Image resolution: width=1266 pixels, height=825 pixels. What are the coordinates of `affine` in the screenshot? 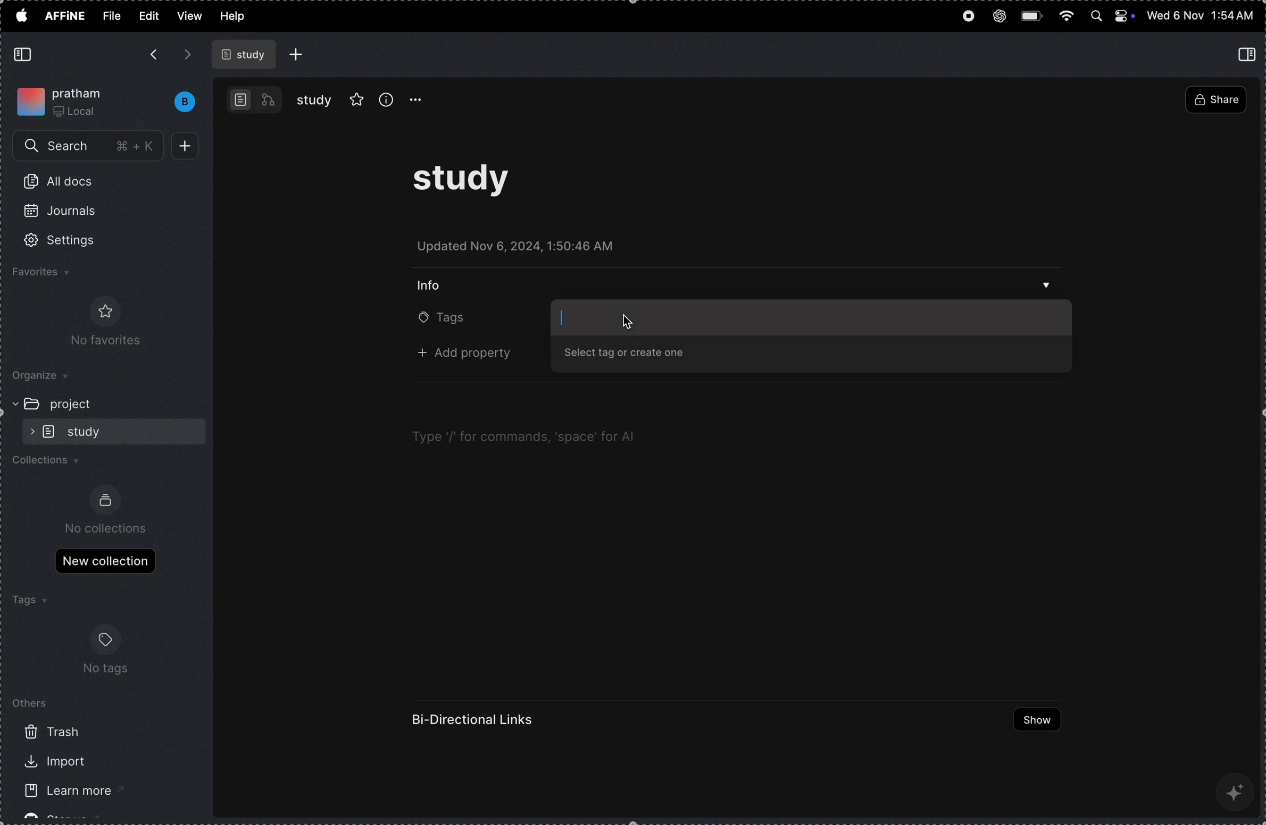 It's located at (66, 17).